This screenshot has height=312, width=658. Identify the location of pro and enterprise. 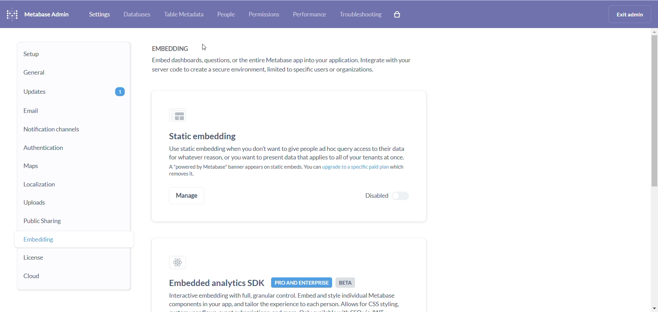
(303, 283).